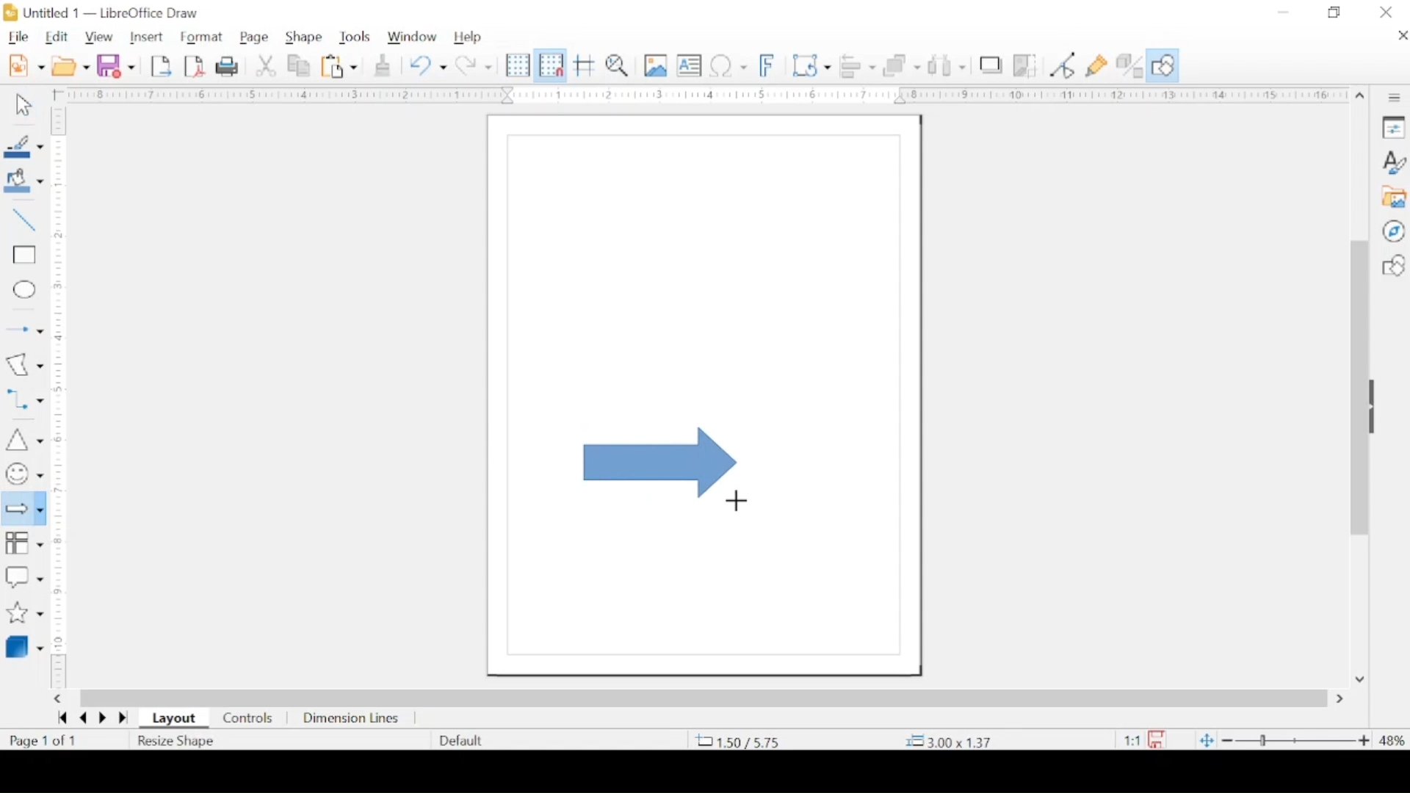  What do you see at coordinates (70, 65) in the screenshot?
I see `open` at bounding box center [70, 65].